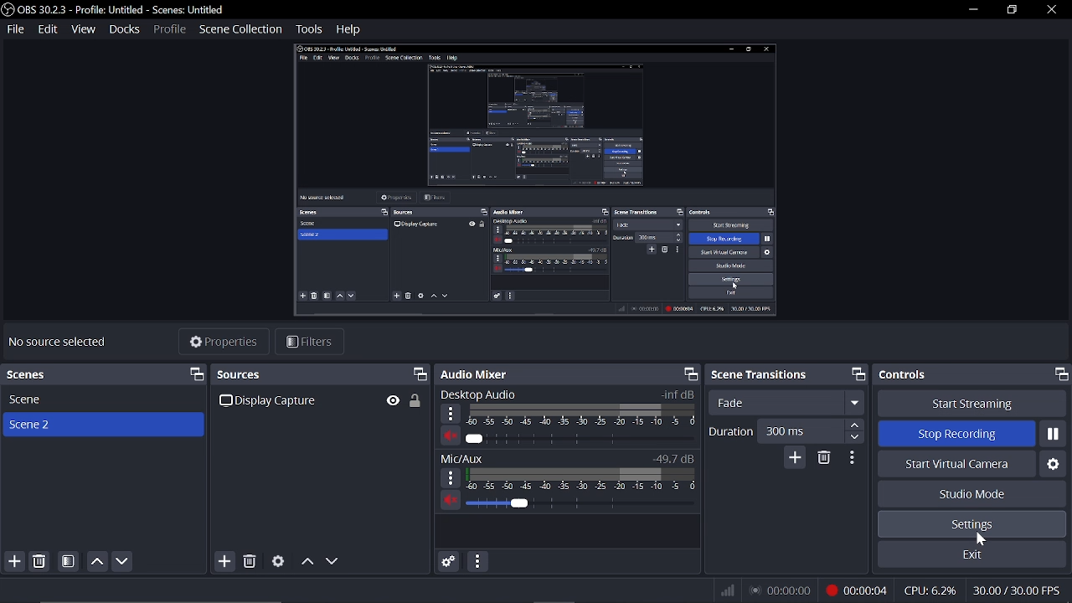 The width and height of the screenshot is (1072, 603). I want to click on Mic\Aux, so click(466, 457).